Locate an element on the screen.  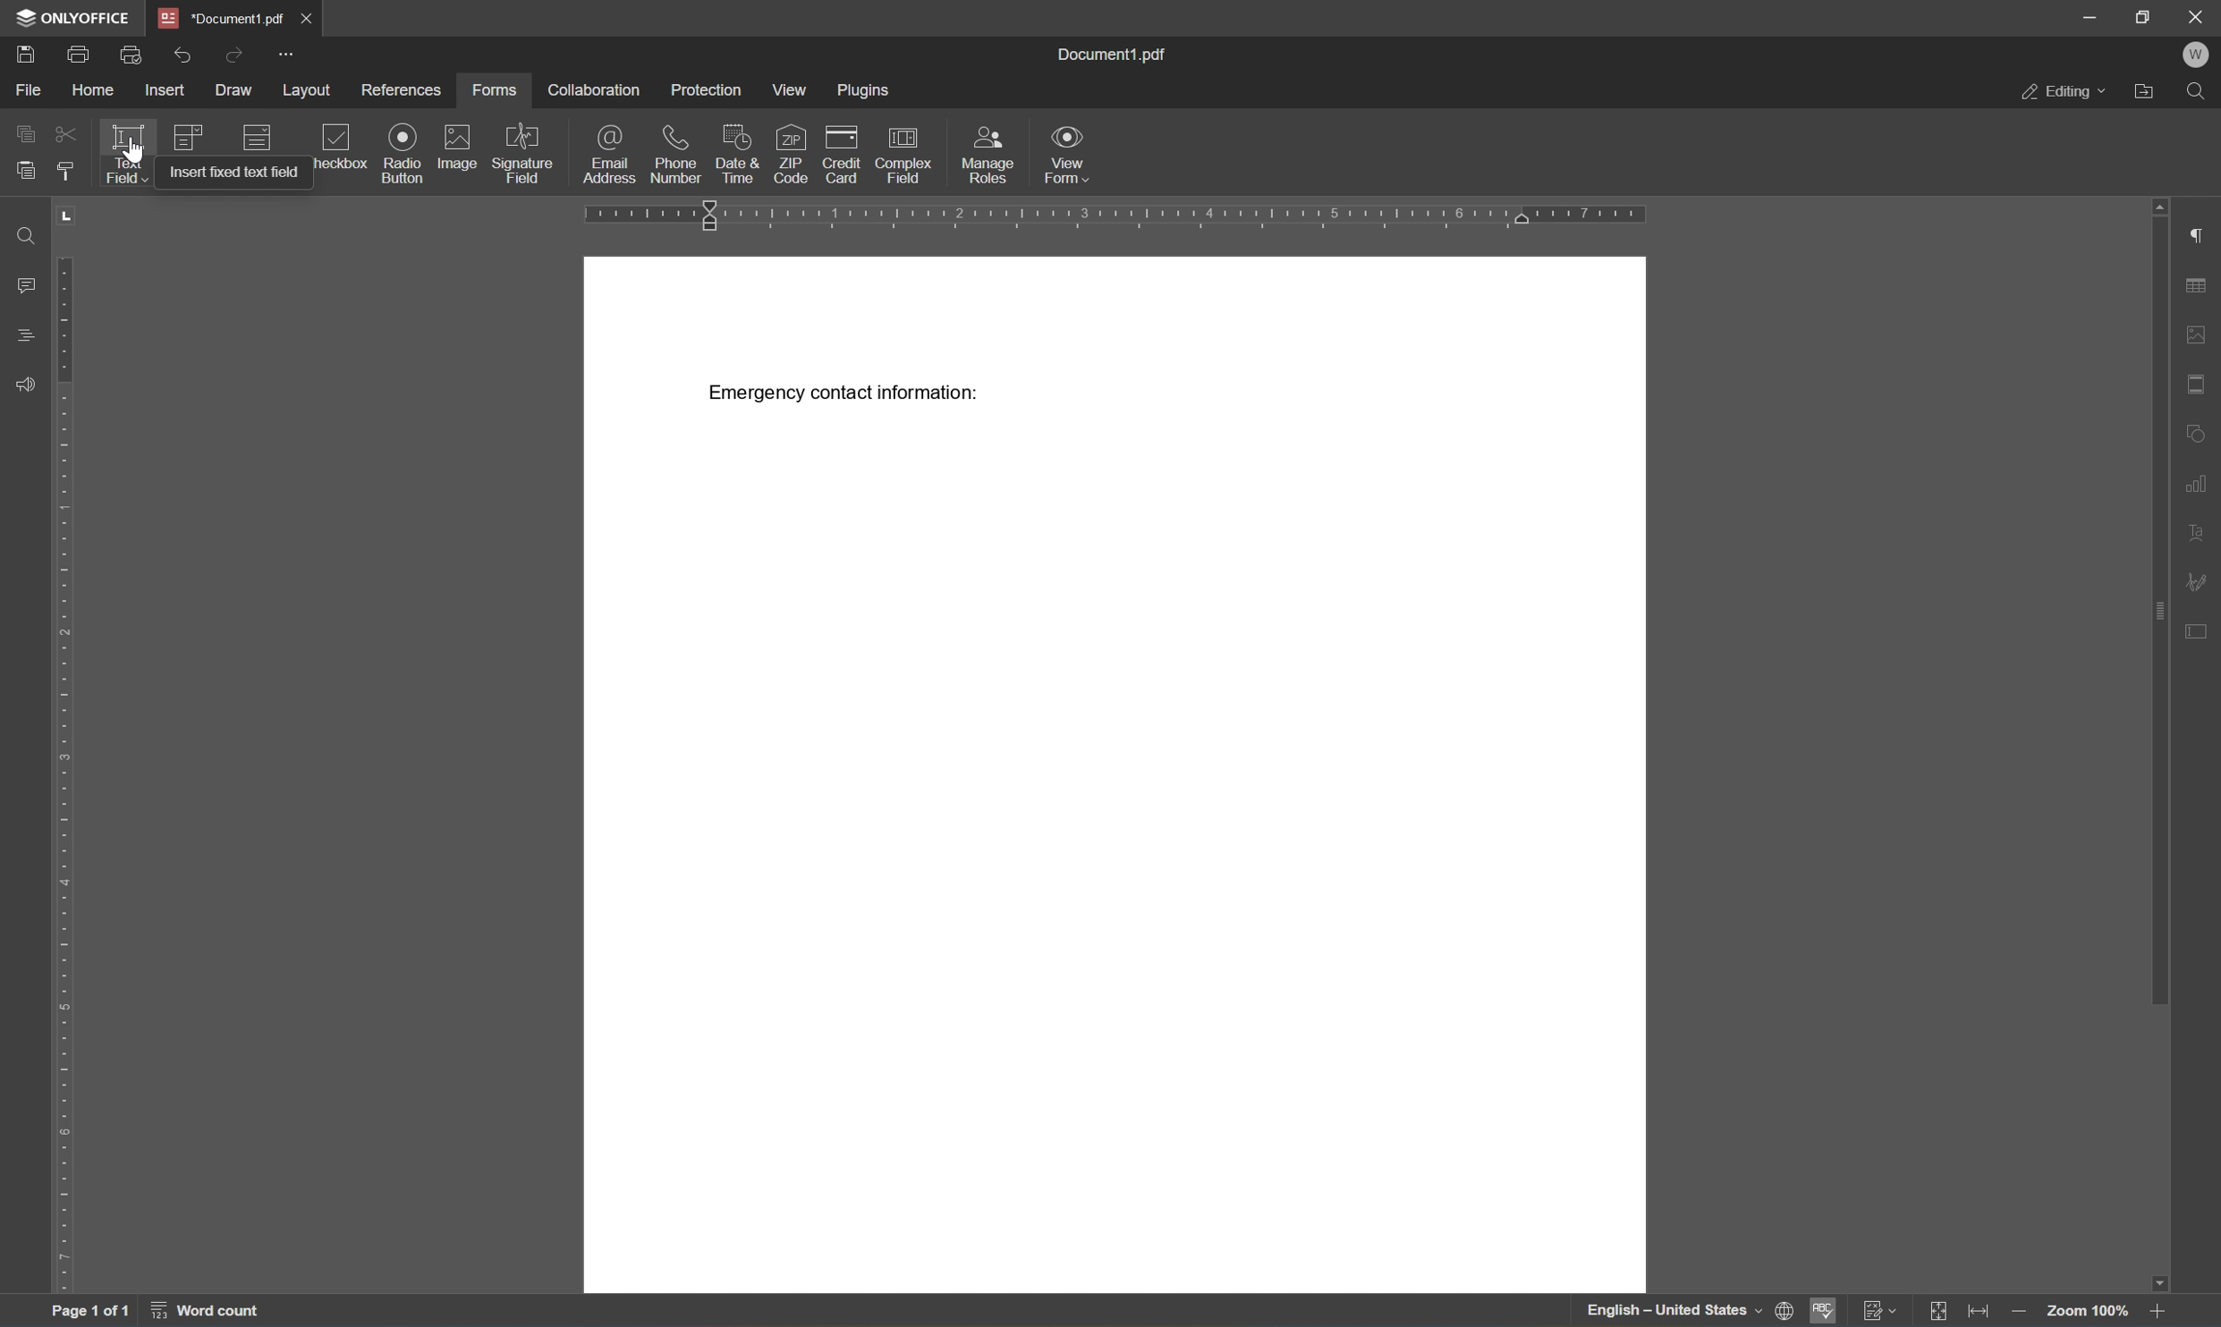
radio button is located at coordinates (405, 154).